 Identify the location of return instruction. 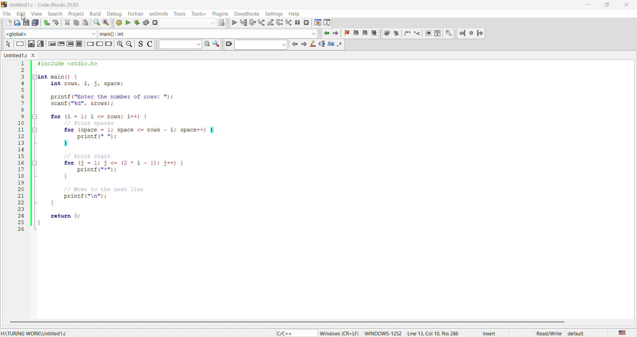
(109, 43).